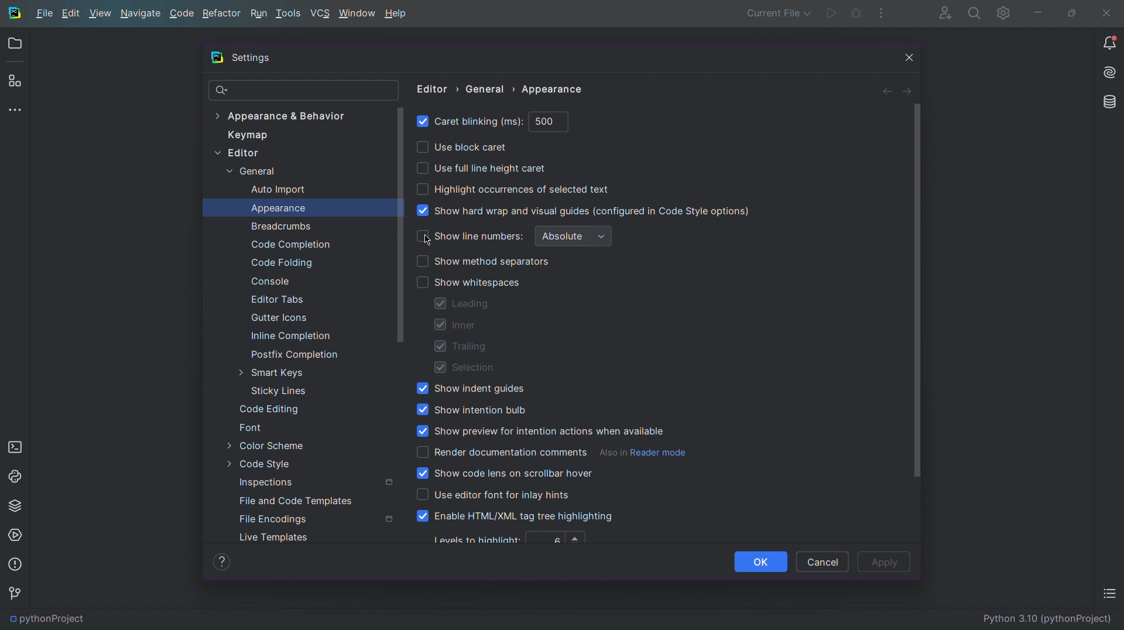 The image size is (1124, 630). What do you see at coordinates (15, 594) in the screenshot?
I see `Version Control` at bounding box center [15, 594].